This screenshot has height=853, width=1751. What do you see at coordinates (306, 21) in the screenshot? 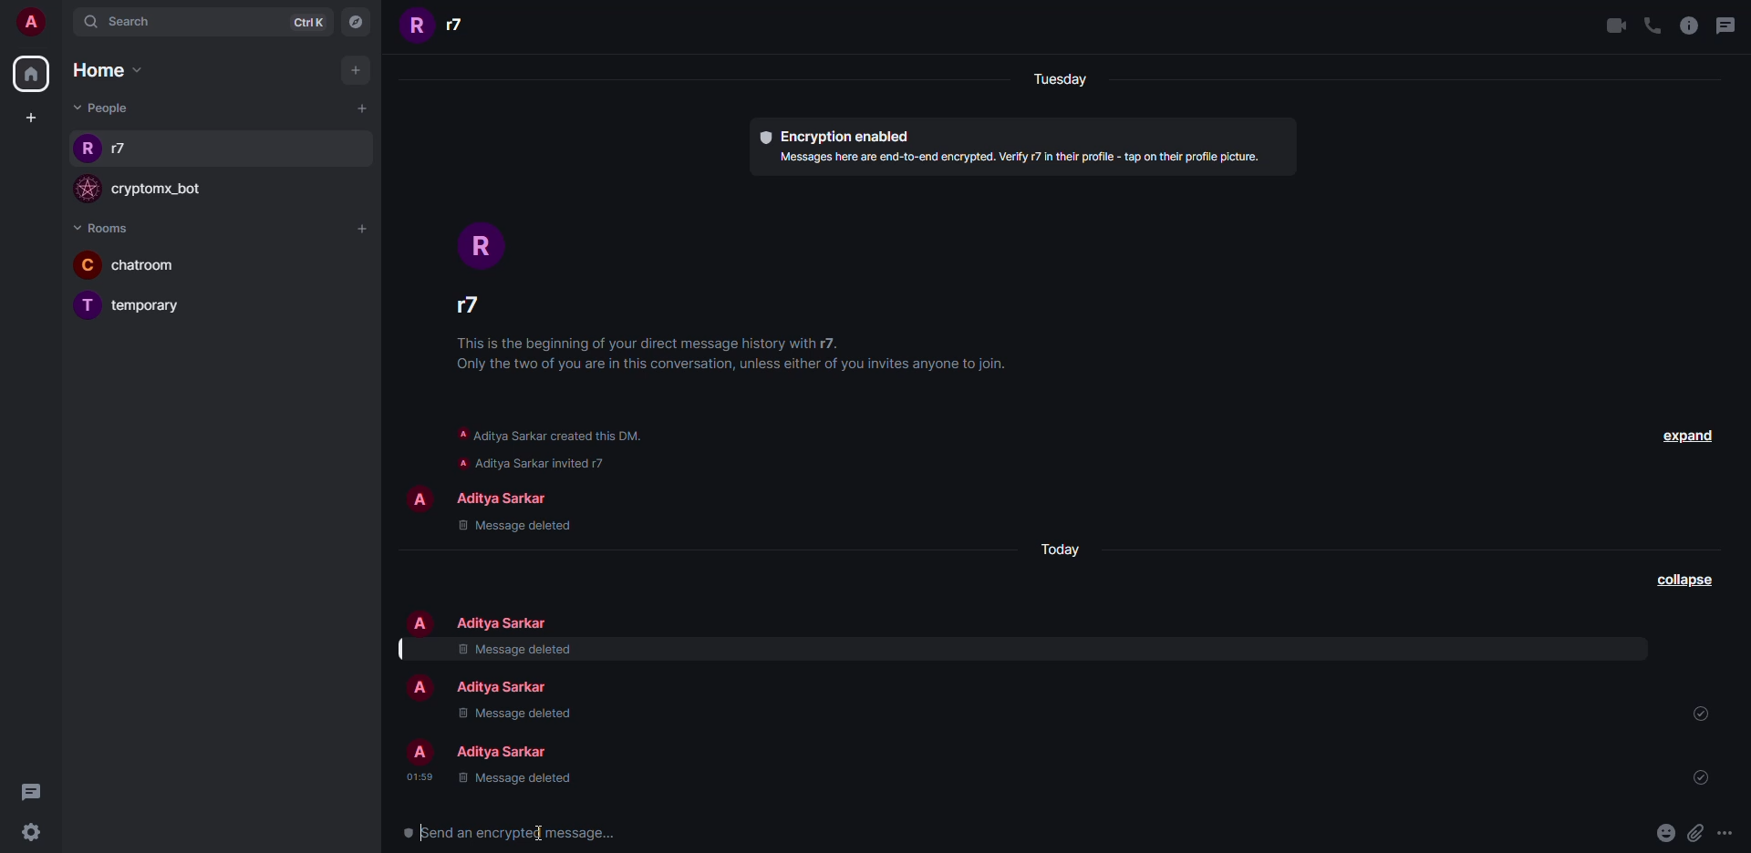
I see `ctrlK` at bounding box center [306, 21].